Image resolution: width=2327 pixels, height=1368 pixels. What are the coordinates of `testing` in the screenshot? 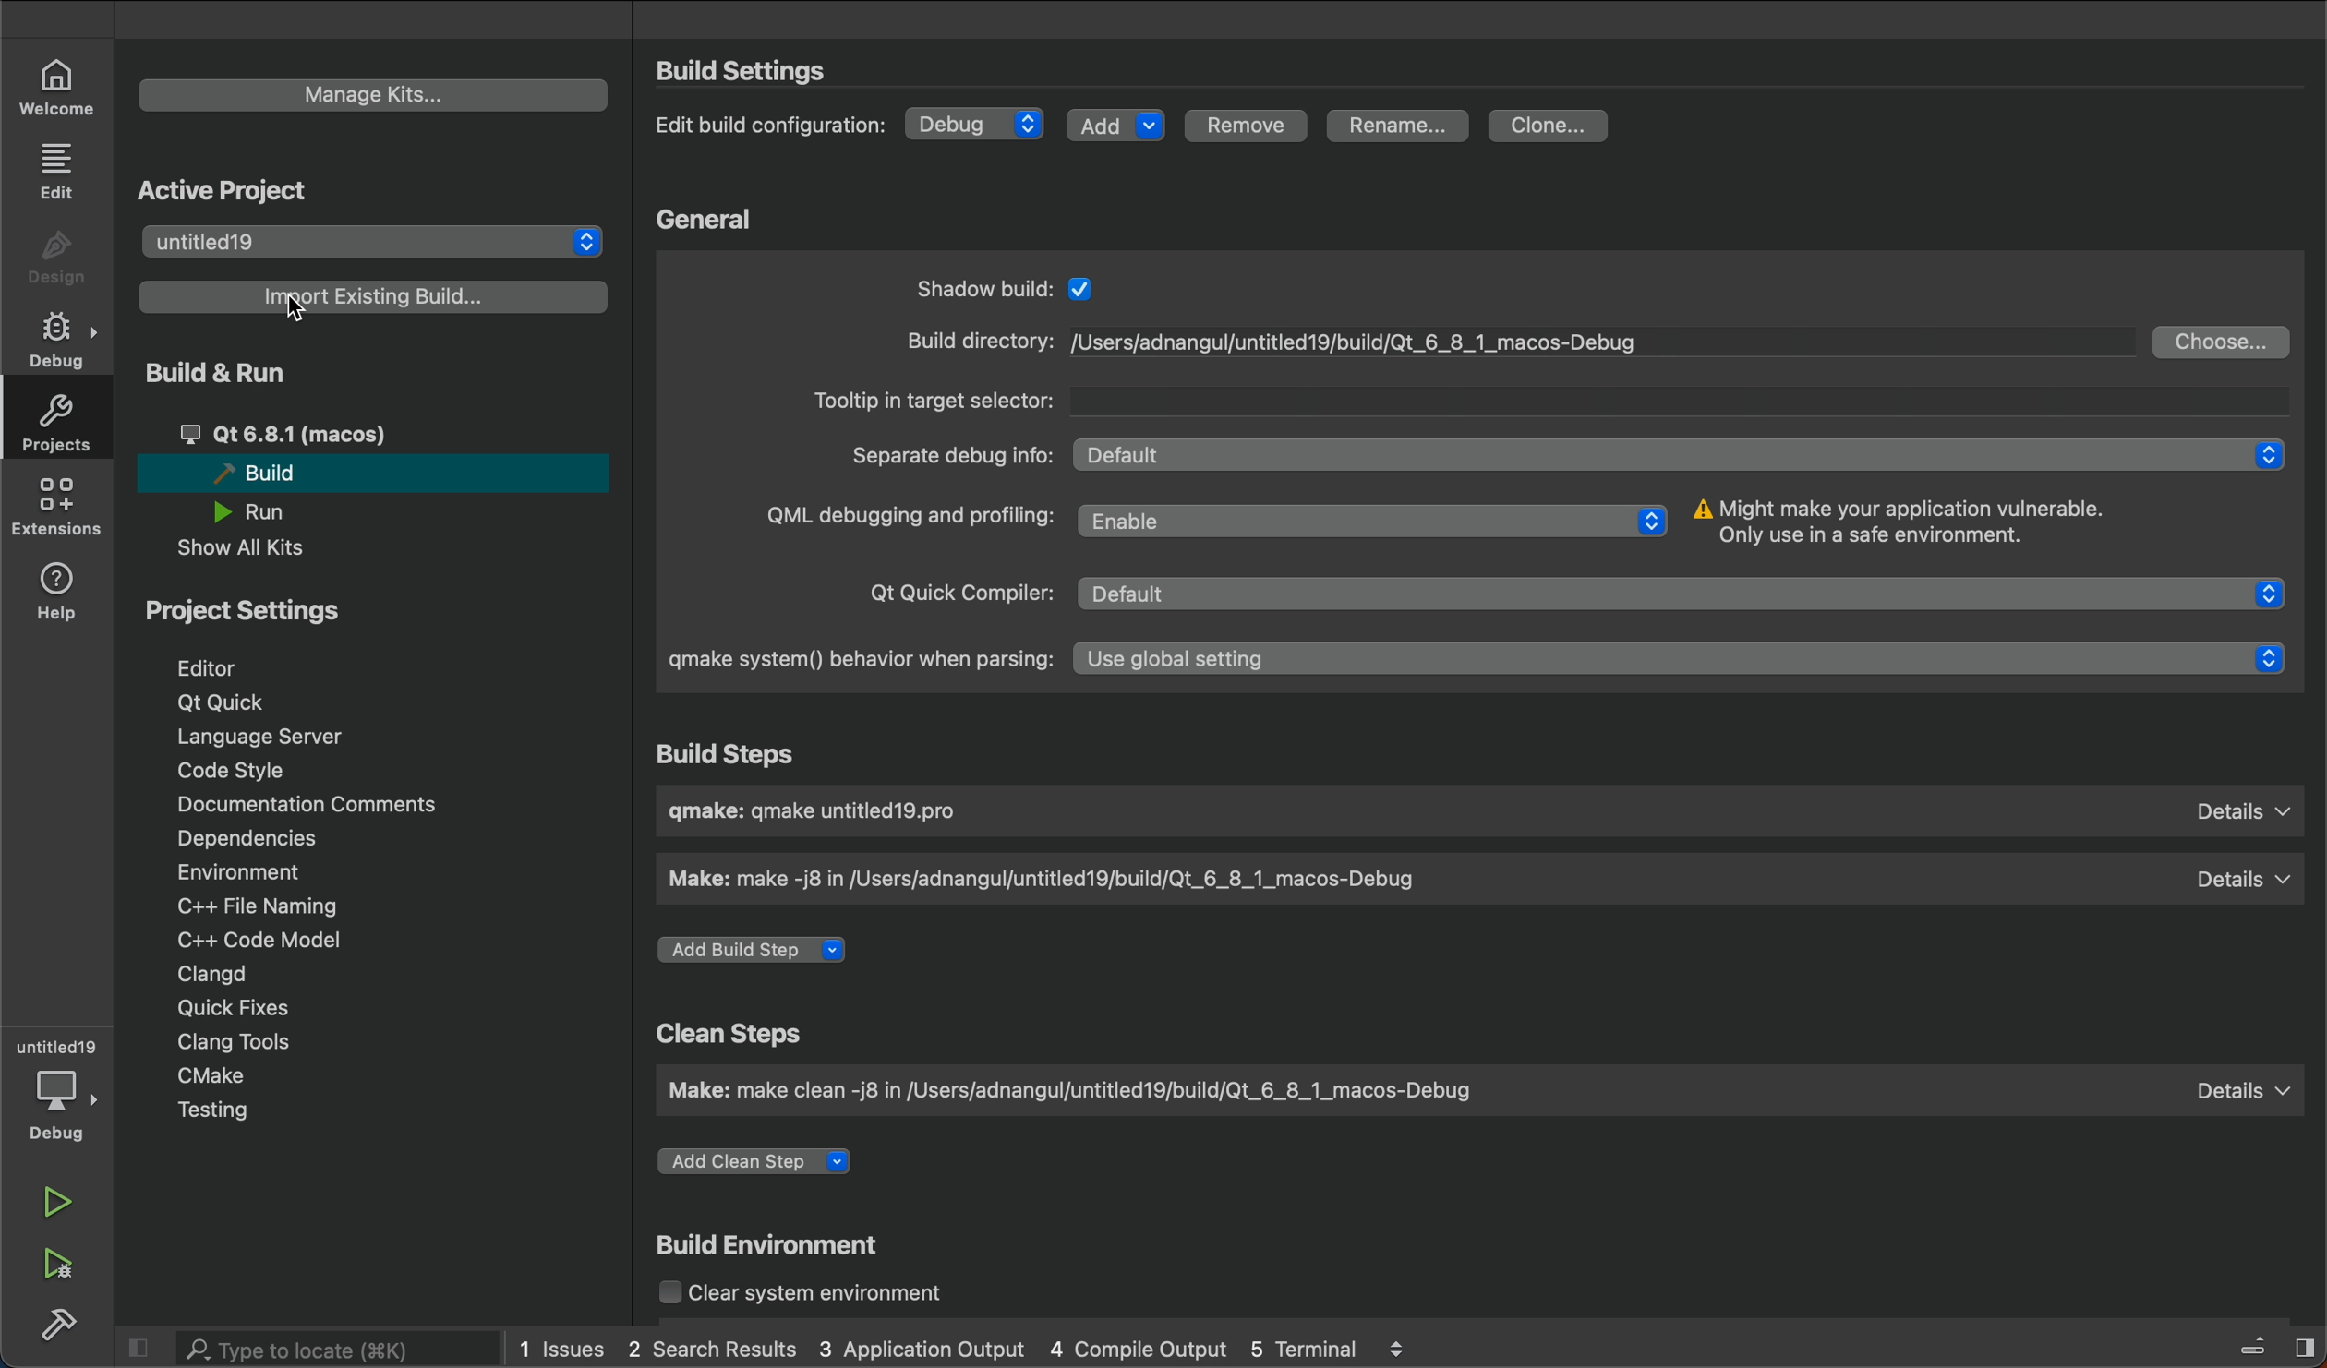 It's located at (236, 1113).